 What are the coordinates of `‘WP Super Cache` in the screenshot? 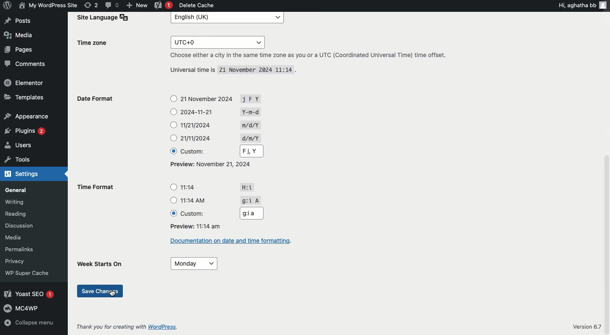 It's located at (26, 274).